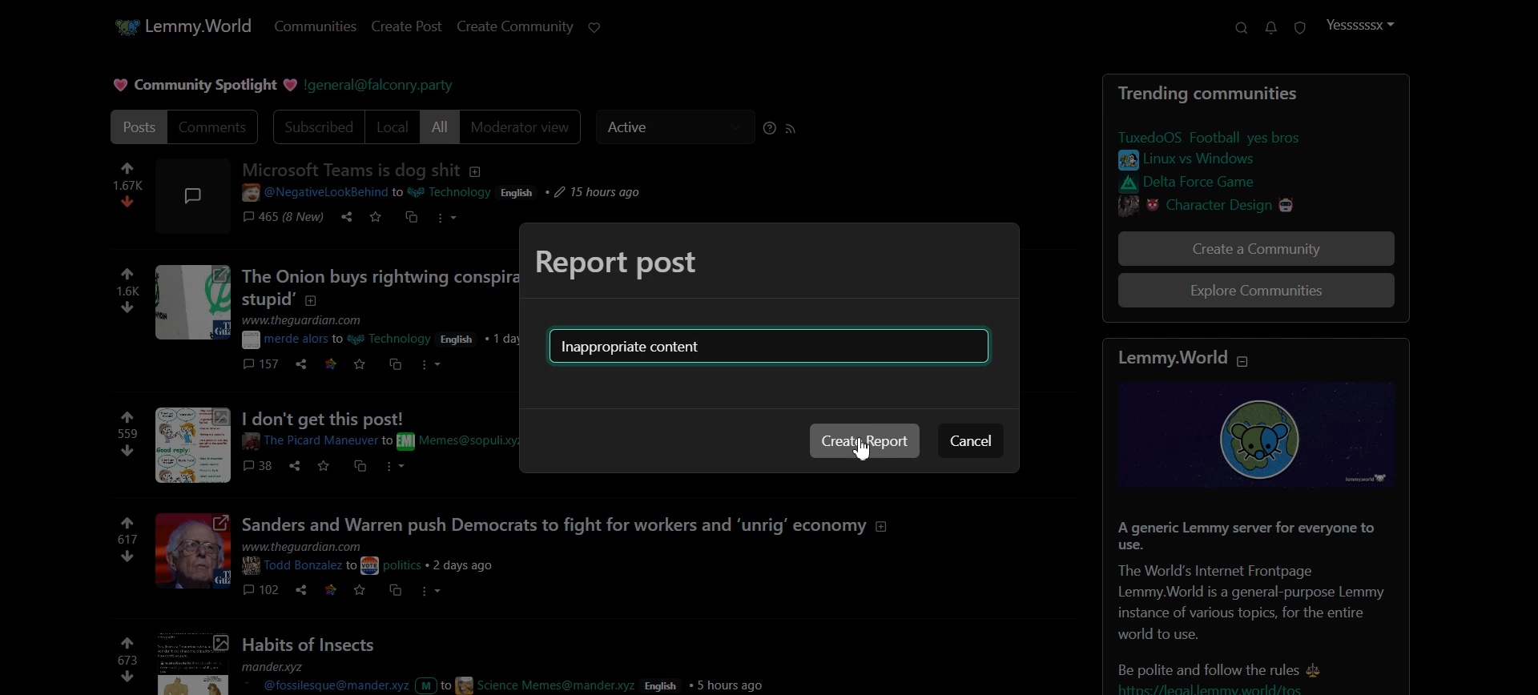  I want to click on like, so click(129, 275).